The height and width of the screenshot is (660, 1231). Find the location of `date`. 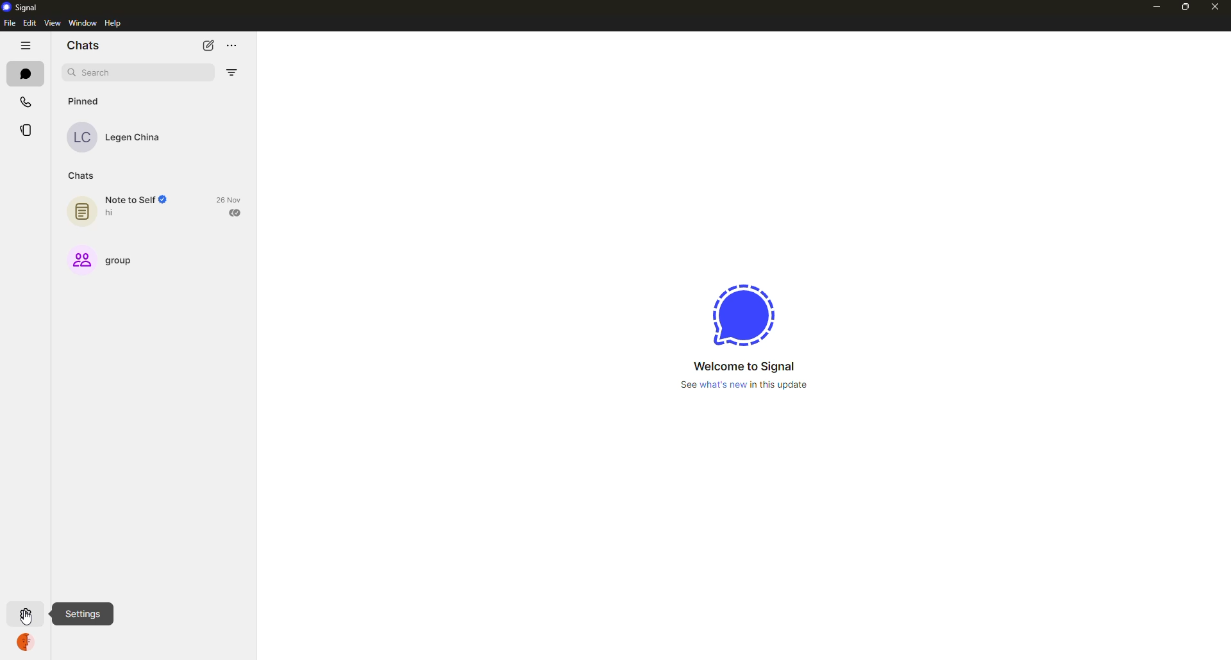

date is located at coordinates (231, 199).